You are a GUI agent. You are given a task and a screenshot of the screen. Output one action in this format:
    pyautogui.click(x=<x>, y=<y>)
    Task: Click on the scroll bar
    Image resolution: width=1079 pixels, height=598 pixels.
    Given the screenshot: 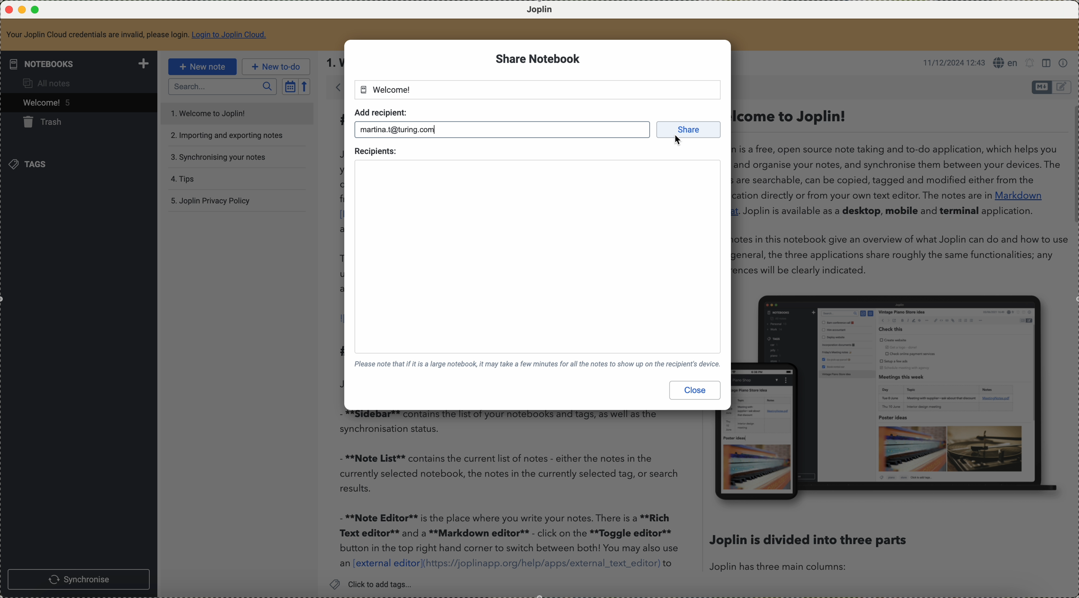 What is the action you would take?
    pyautogui.click(x=1072, y=166)
    